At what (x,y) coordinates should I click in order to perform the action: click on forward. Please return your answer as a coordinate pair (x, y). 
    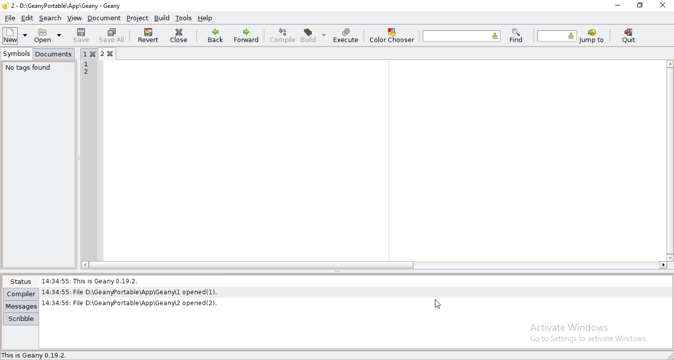
    Looking at the image, I should click on (248, 35).